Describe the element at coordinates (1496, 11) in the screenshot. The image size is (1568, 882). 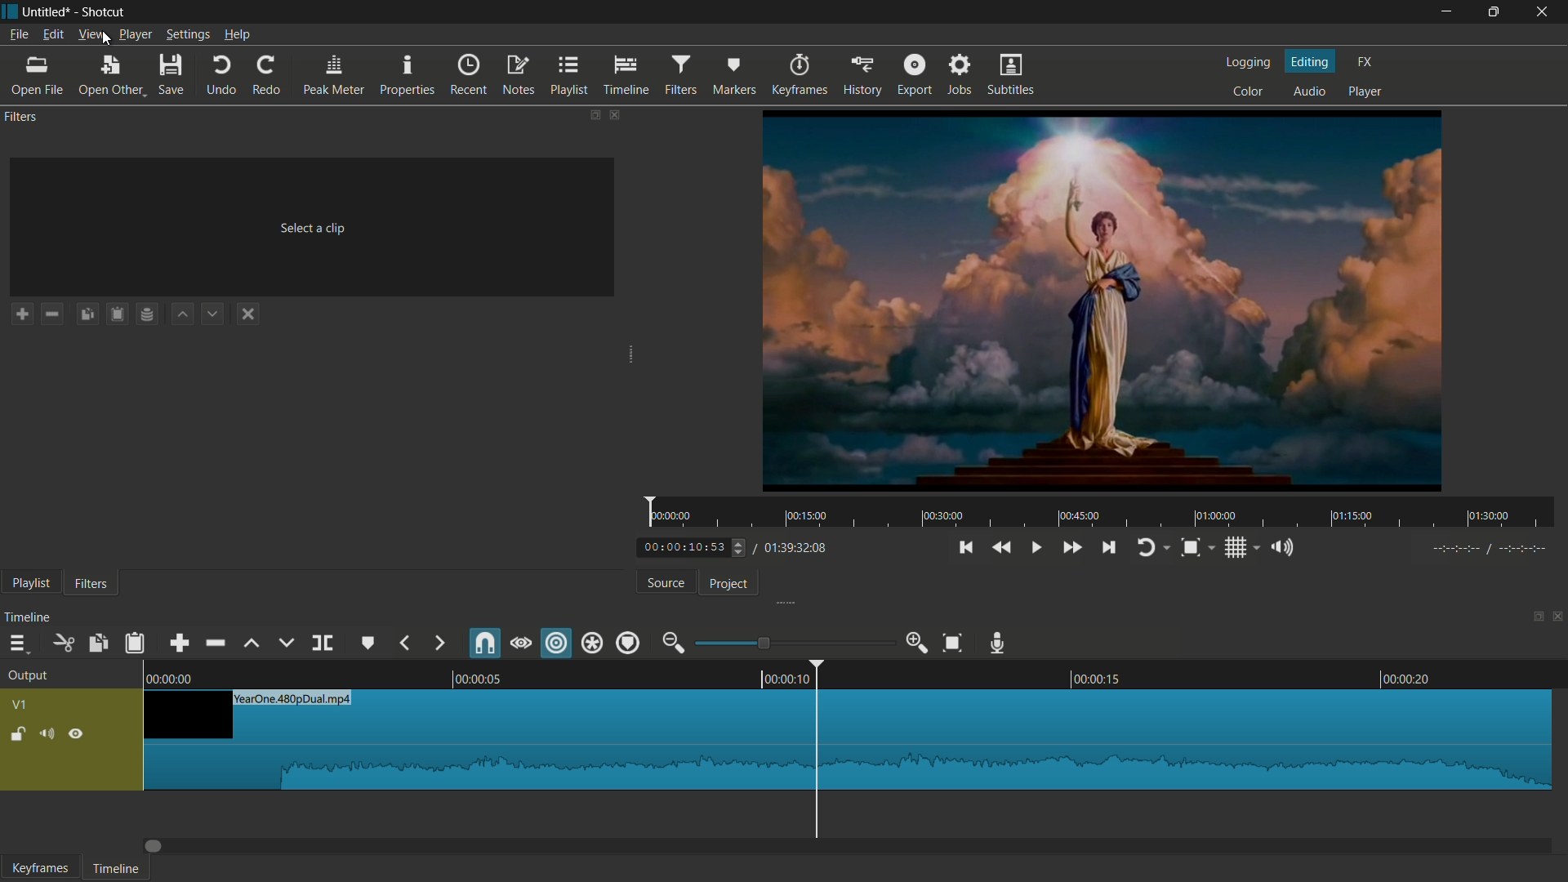
I see `maximize` at that location.